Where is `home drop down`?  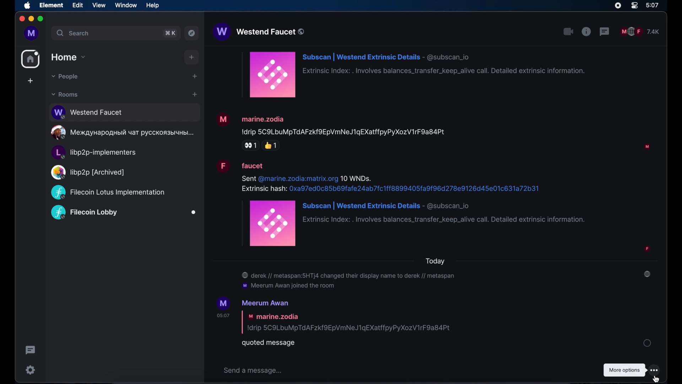
home drop down is located at coordinates (69, 57).